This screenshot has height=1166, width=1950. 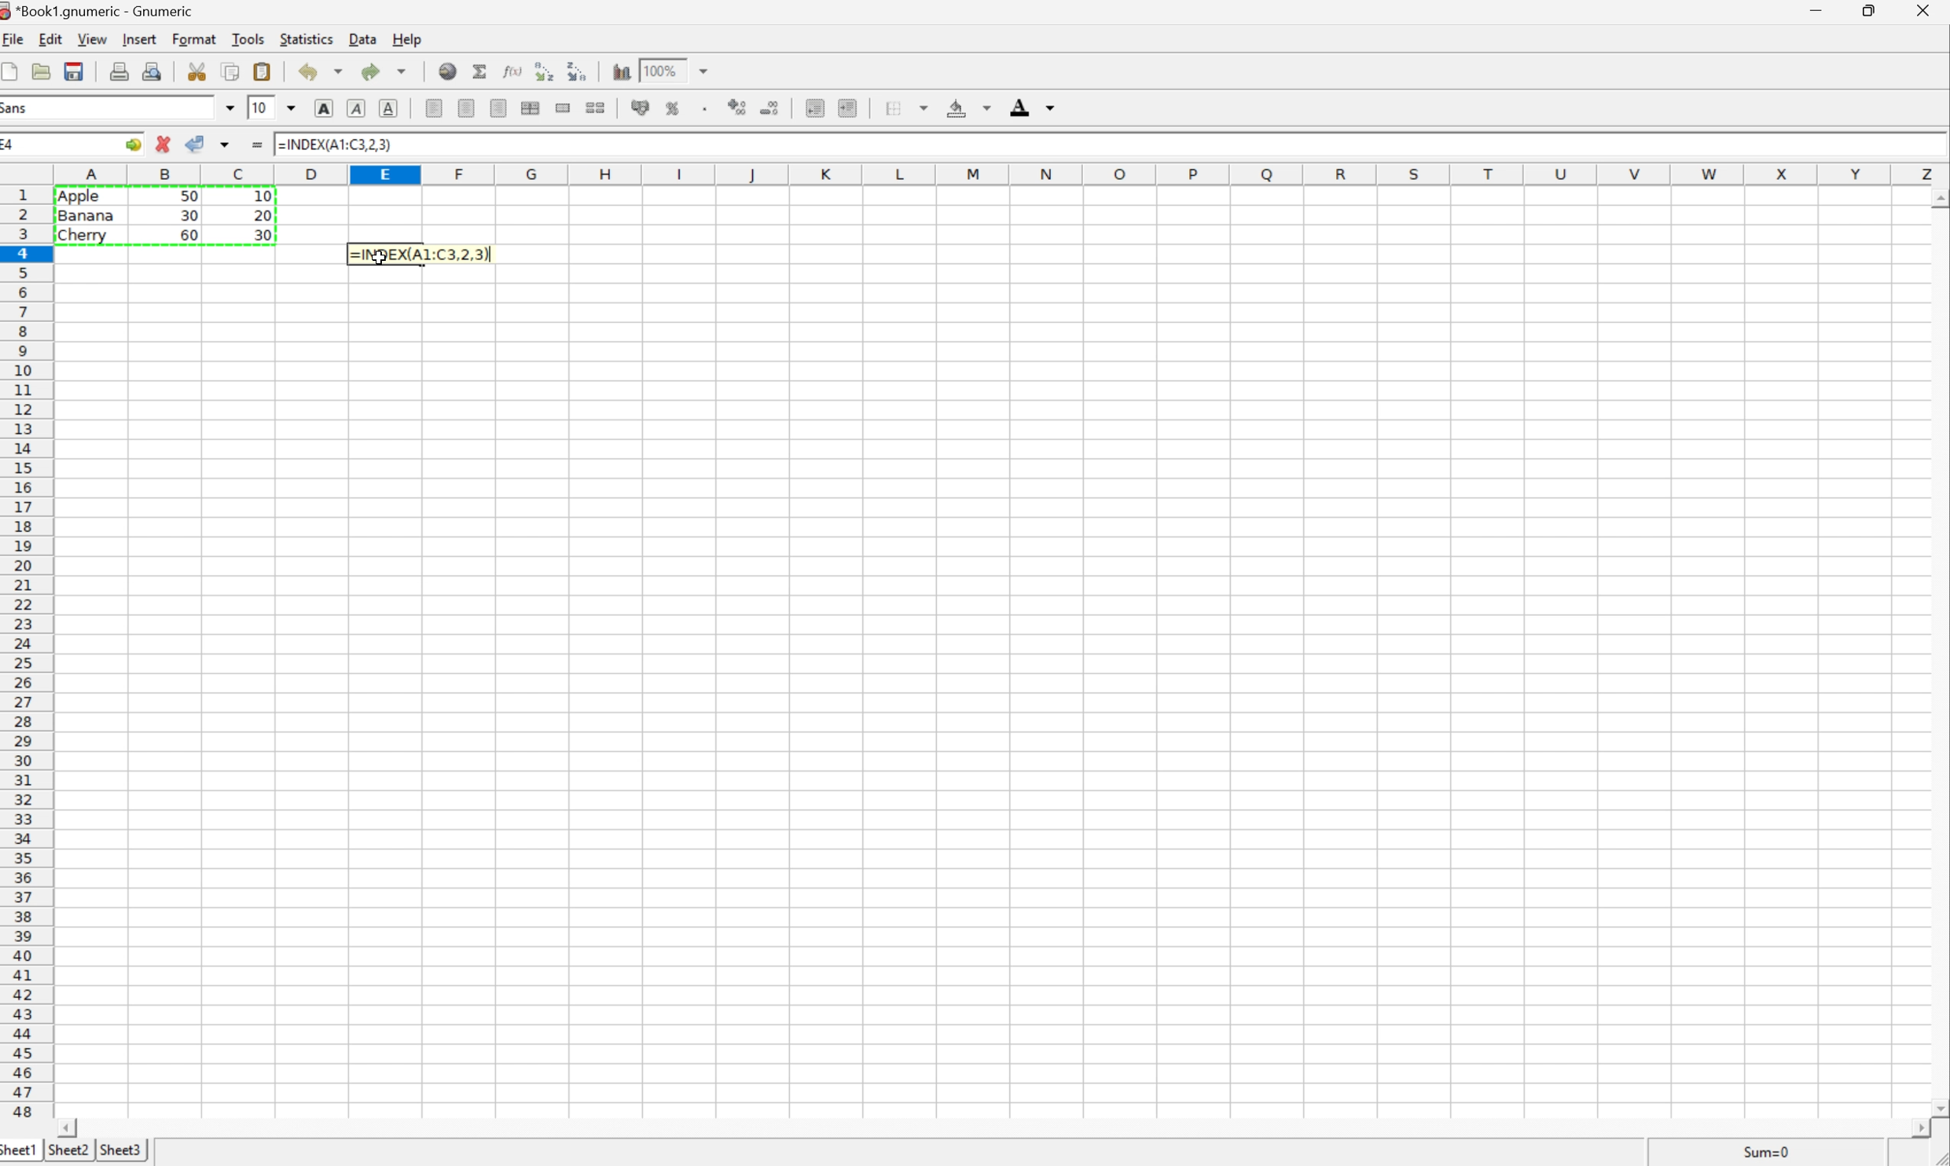 I want to click on tools, so click(x=248, y=38).